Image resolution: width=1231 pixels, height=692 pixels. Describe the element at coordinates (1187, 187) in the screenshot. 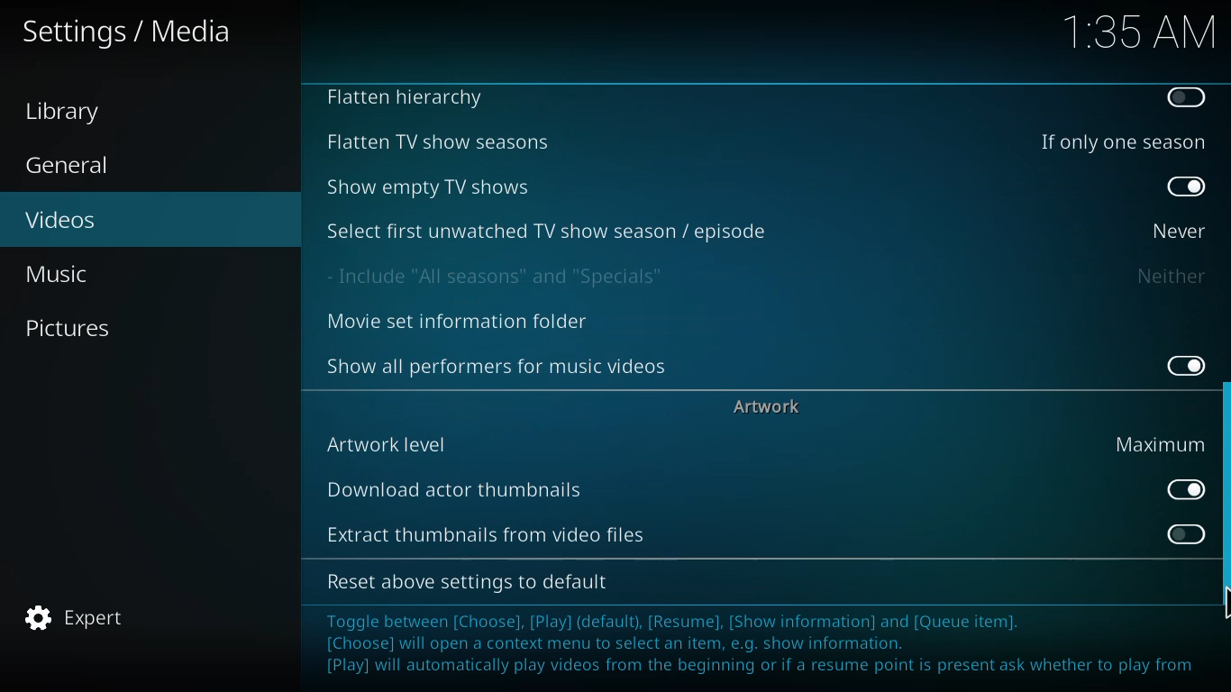

I see `enabled` at that location.